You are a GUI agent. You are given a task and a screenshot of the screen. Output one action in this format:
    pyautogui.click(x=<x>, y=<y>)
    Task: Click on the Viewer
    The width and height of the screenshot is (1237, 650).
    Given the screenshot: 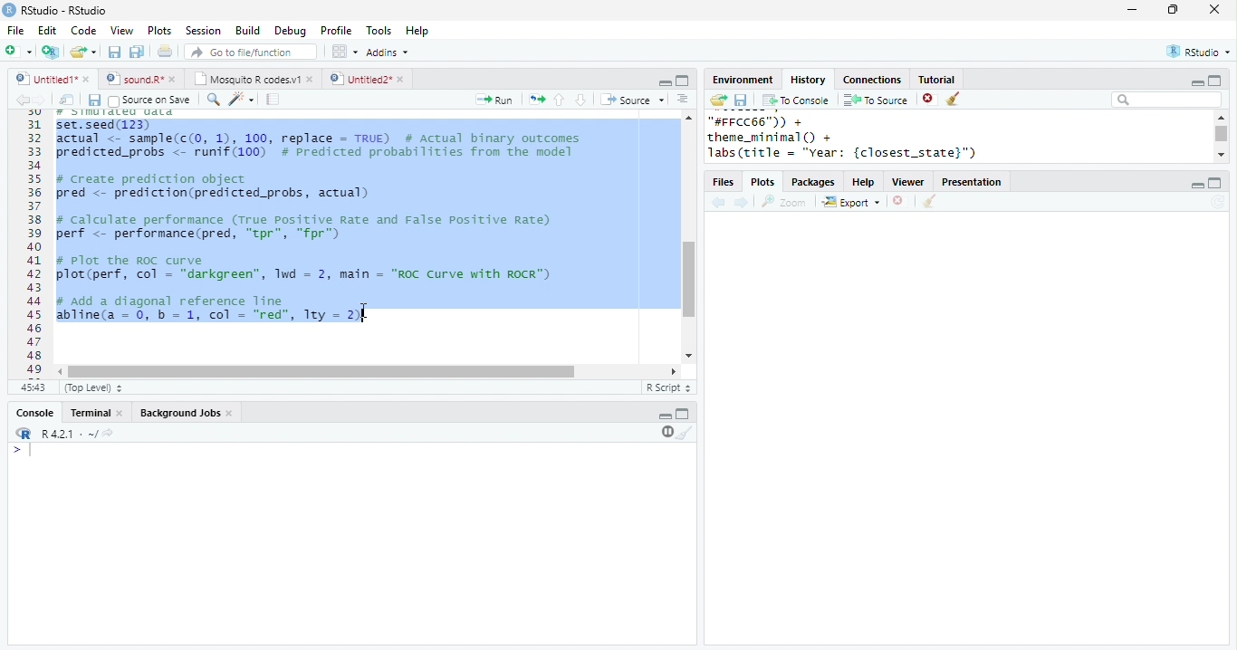 What is the action you would take?
    pyautogui.click(x=909, y=183)
    